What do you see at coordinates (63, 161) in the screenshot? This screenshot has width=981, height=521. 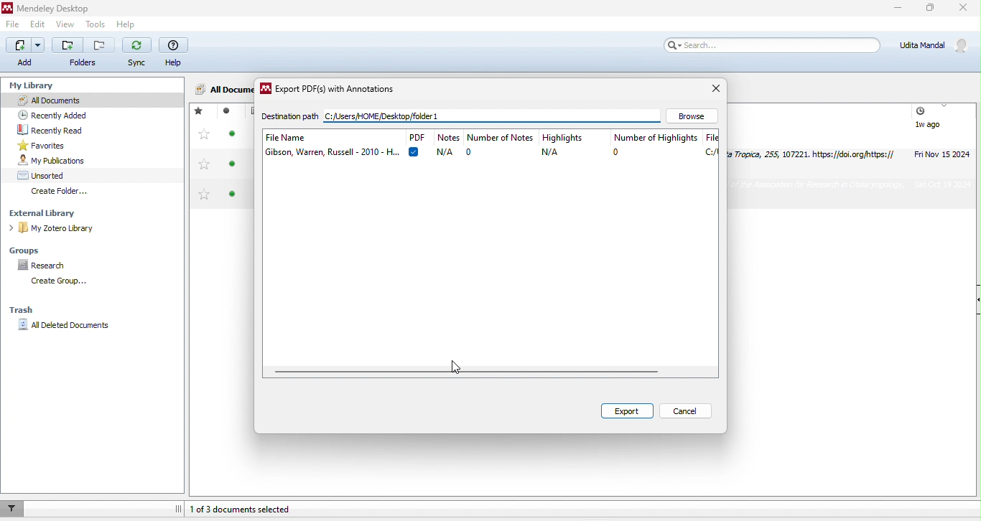 I see `my publications` at bounding box center [63, 161].